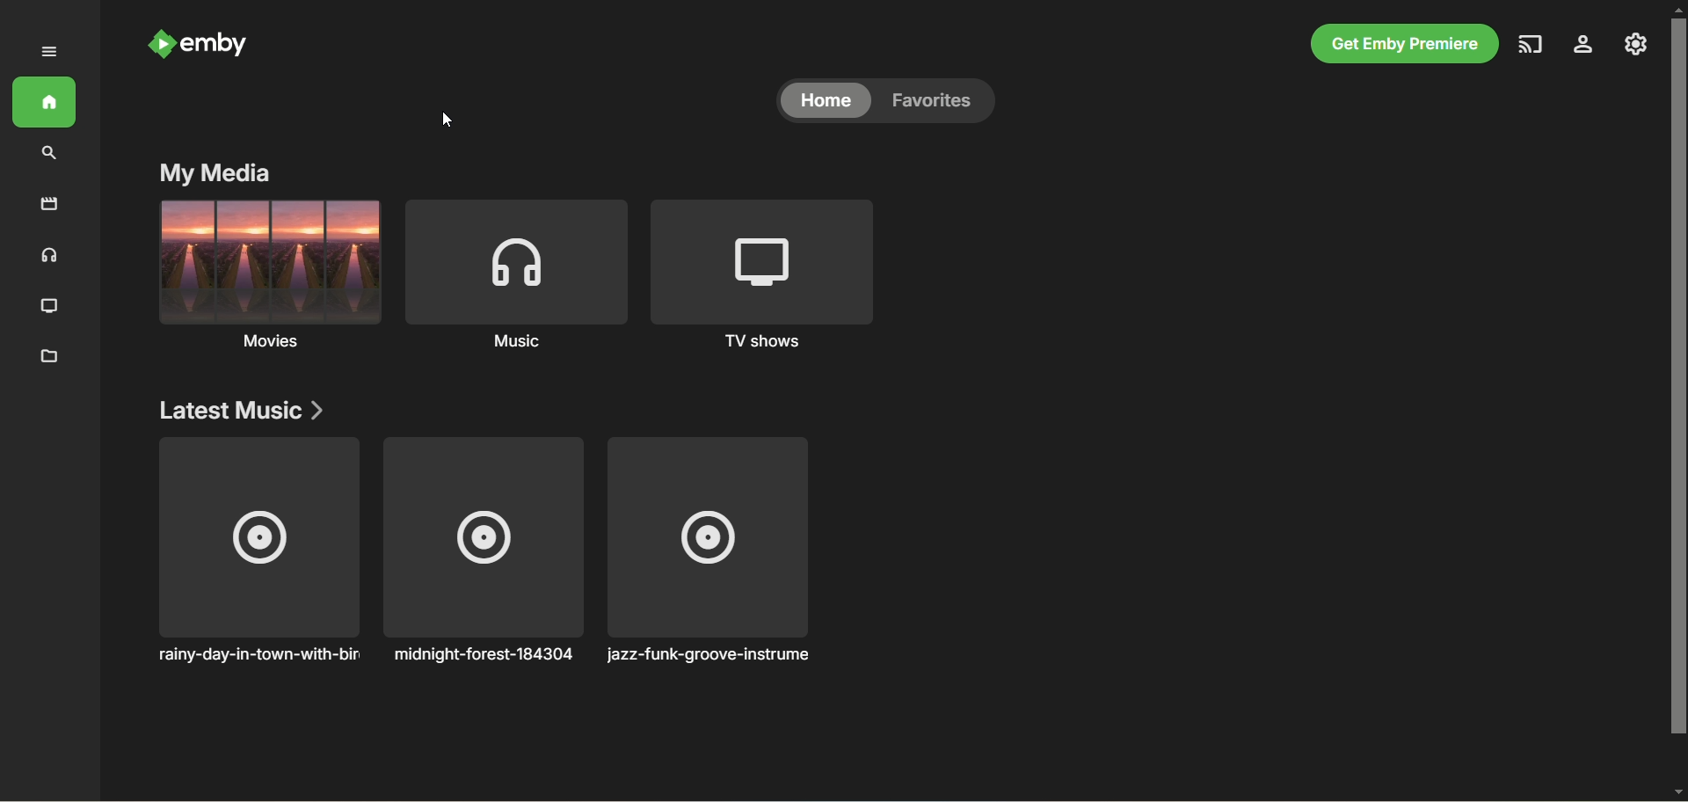 The width and height of the screenshot is (1688, 802). I want to click on vertical scroll bar, so click(1677, 398).